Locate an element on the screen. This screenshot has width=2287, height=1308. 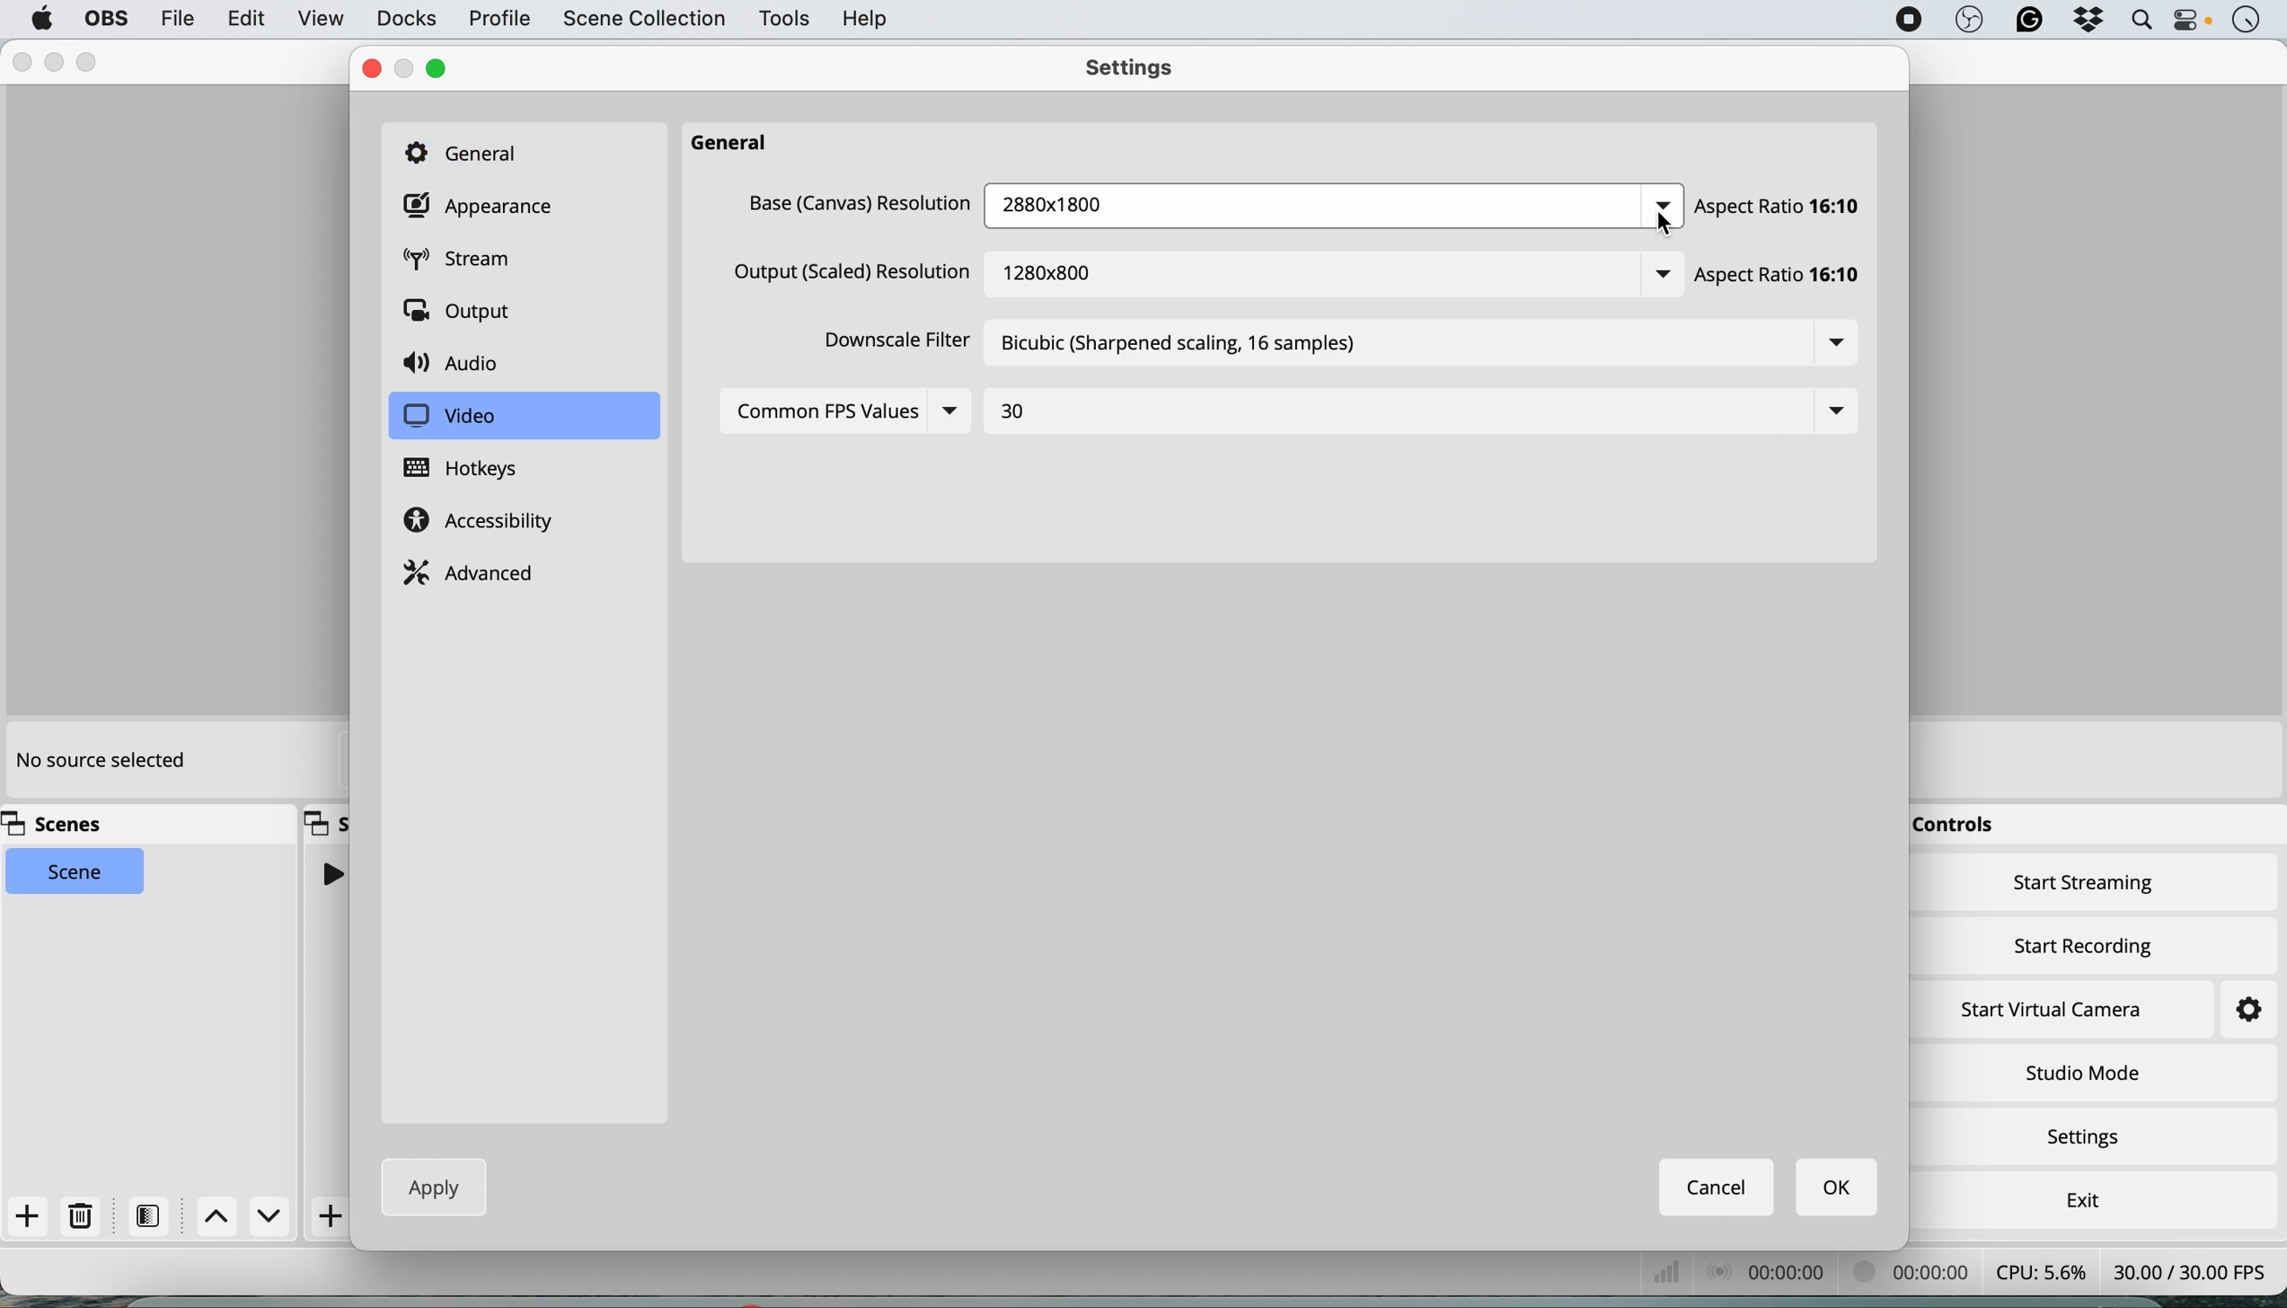
downscale filter is located at coordinates (891, 344).